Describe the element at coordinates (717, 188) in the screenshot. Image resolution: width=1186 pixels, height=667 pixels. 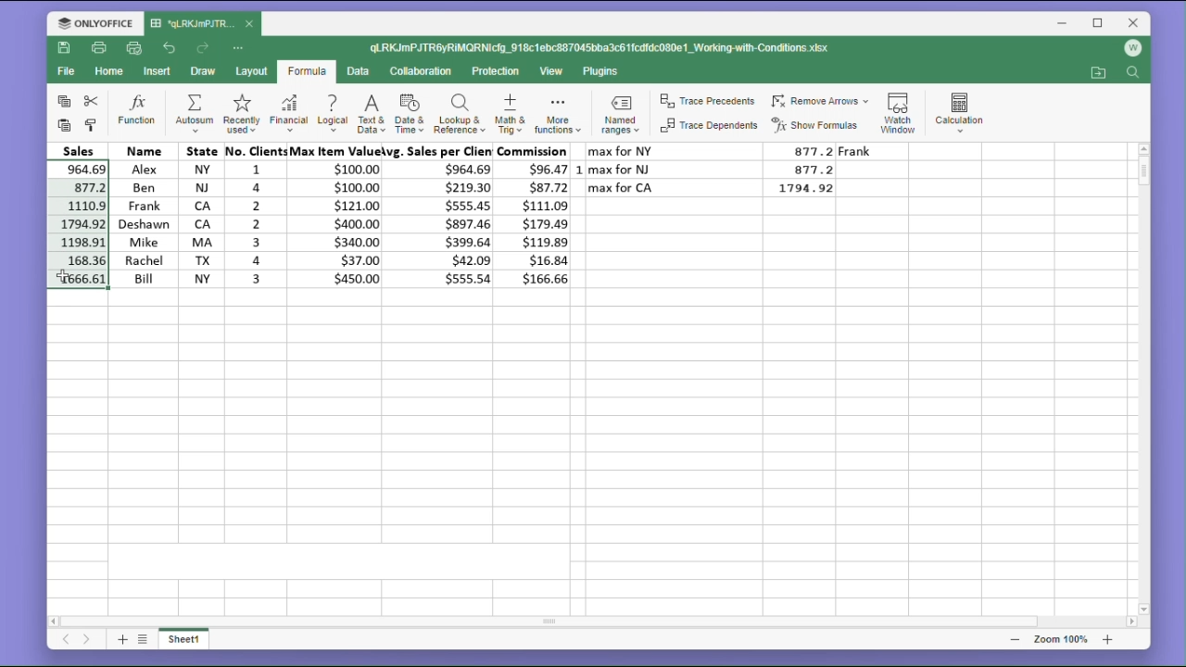
I see `max for CA 1794.92` at that location.